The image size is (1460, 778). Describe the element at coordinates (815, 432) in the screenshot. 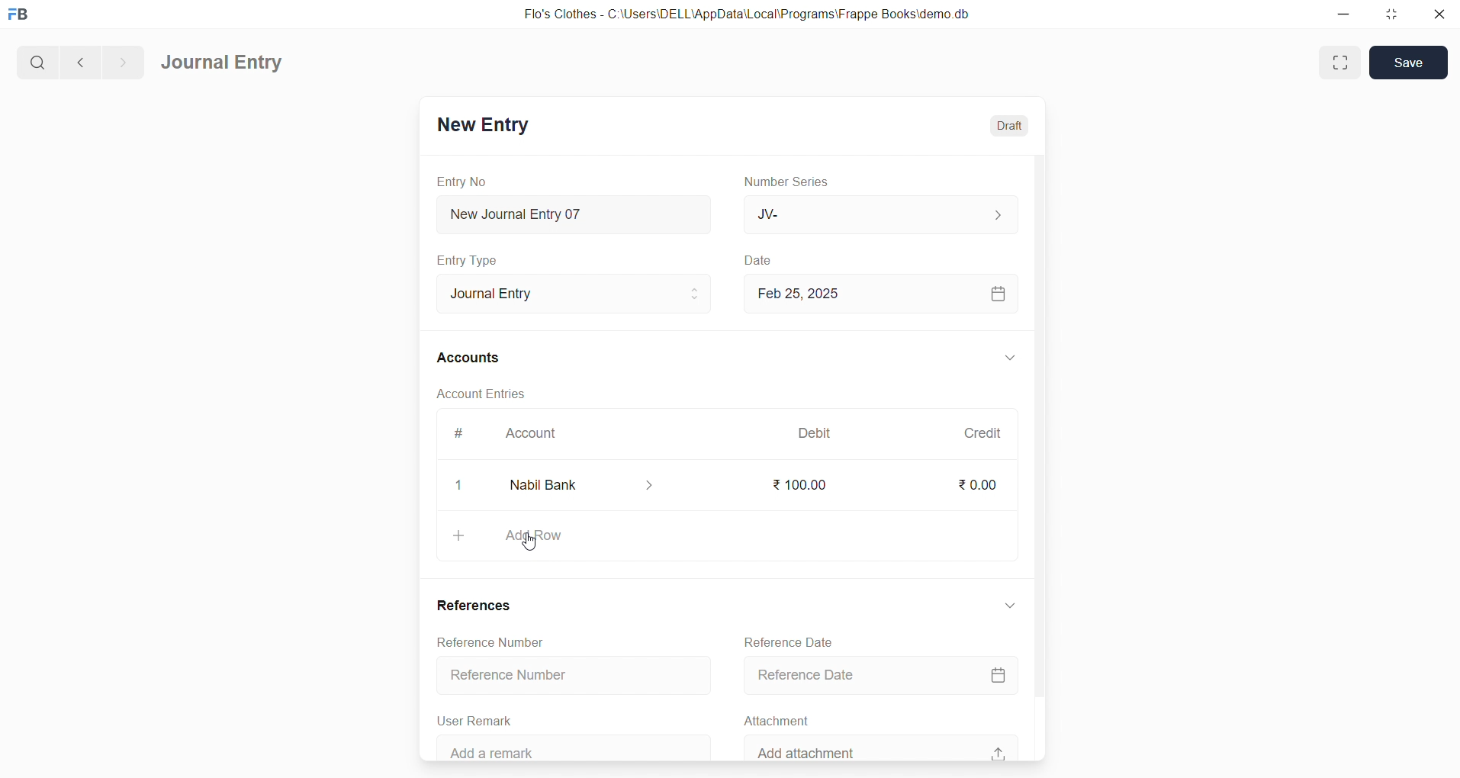

I see `Debit` at that location.